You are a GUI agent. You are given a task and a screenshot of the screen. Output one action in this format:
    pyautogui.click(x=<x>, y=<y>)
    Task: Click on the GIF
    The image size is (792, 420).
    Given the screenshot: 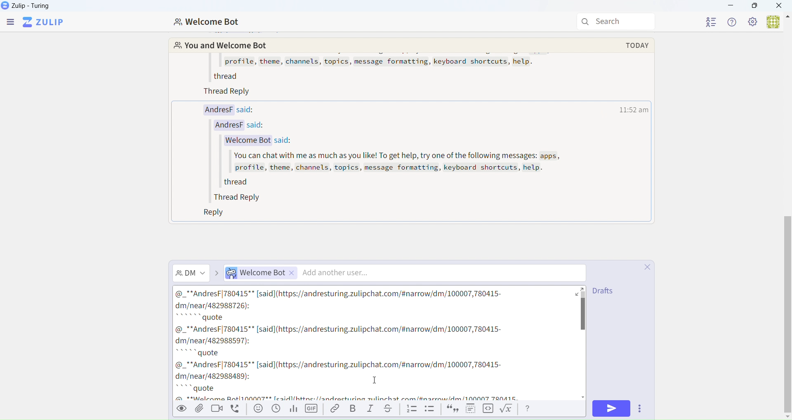 What is the action you would take?
    pyautogui.click(x=311, y=409)
    